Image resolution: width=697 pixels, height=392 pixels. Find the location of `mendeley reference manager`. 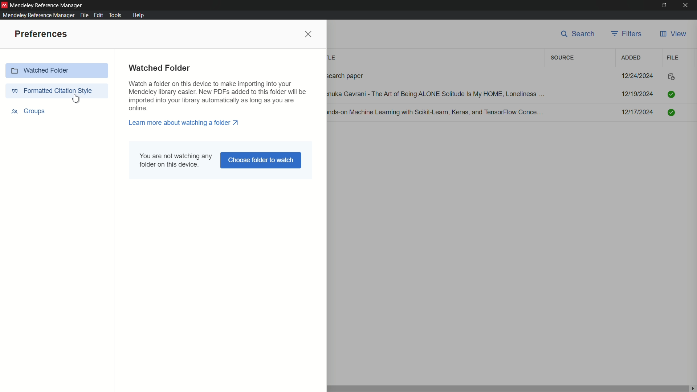

mendeley reference manager is located at coordinates (37, 15).